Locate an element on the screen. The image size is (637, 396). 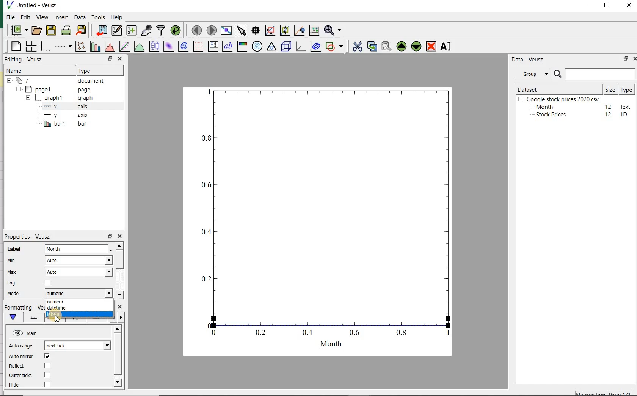
insert is located at coordinates (61, 18).